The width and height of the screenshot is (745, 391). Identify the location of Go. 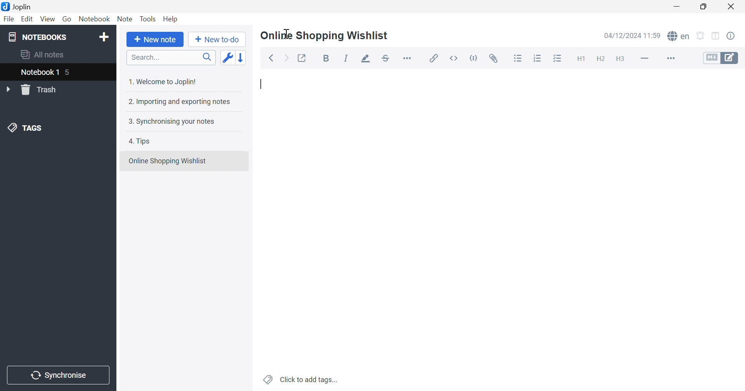
(66, 18).